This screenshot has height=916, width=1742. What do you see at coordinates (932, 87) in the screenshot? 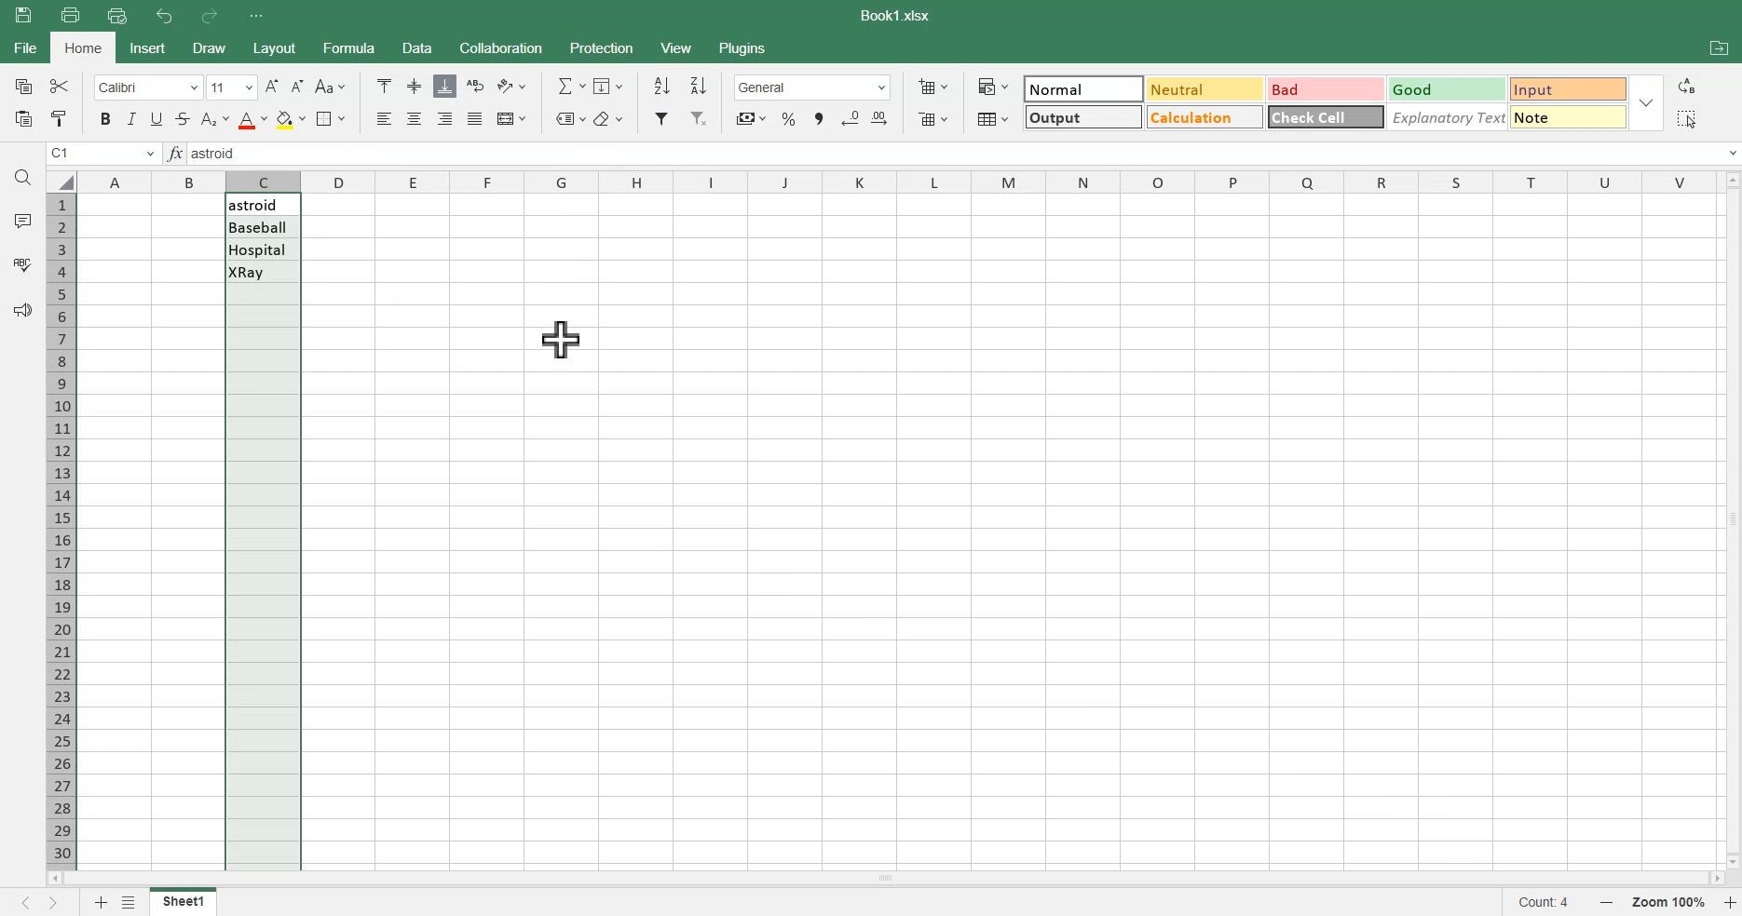
I see `Insert Cell` at bounding box center [932, 87].